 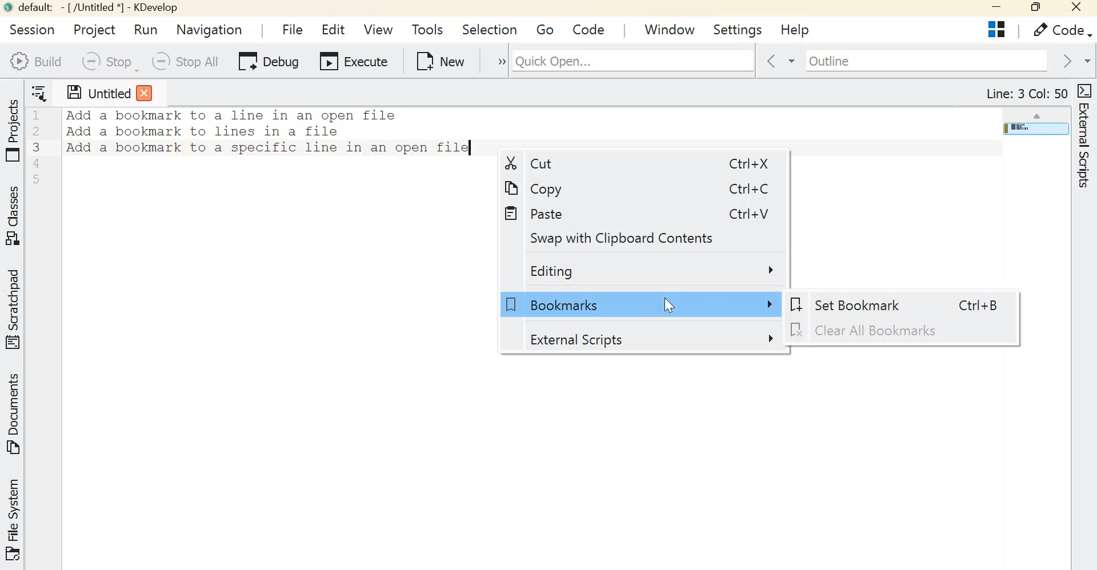 What do you see at coordinates (628, 238) in the screenshot?
I see `Swap with clipboard contents` at bounding box center [628, 238].